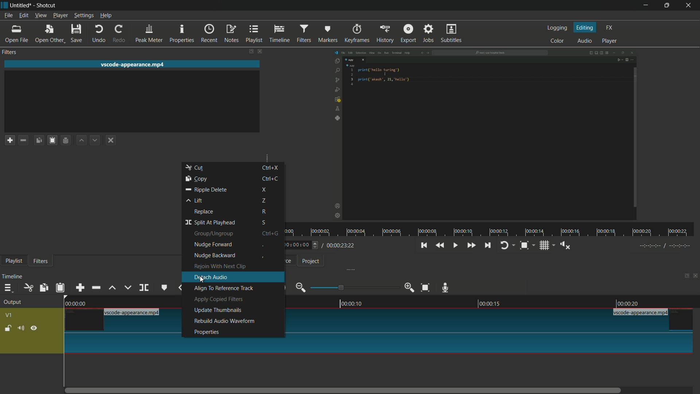 This screenshot has height=394, width=700. What do you see at coordinates (300, 287) in the screenshot?
I see `zoom out` at bounding box center [300, 287].